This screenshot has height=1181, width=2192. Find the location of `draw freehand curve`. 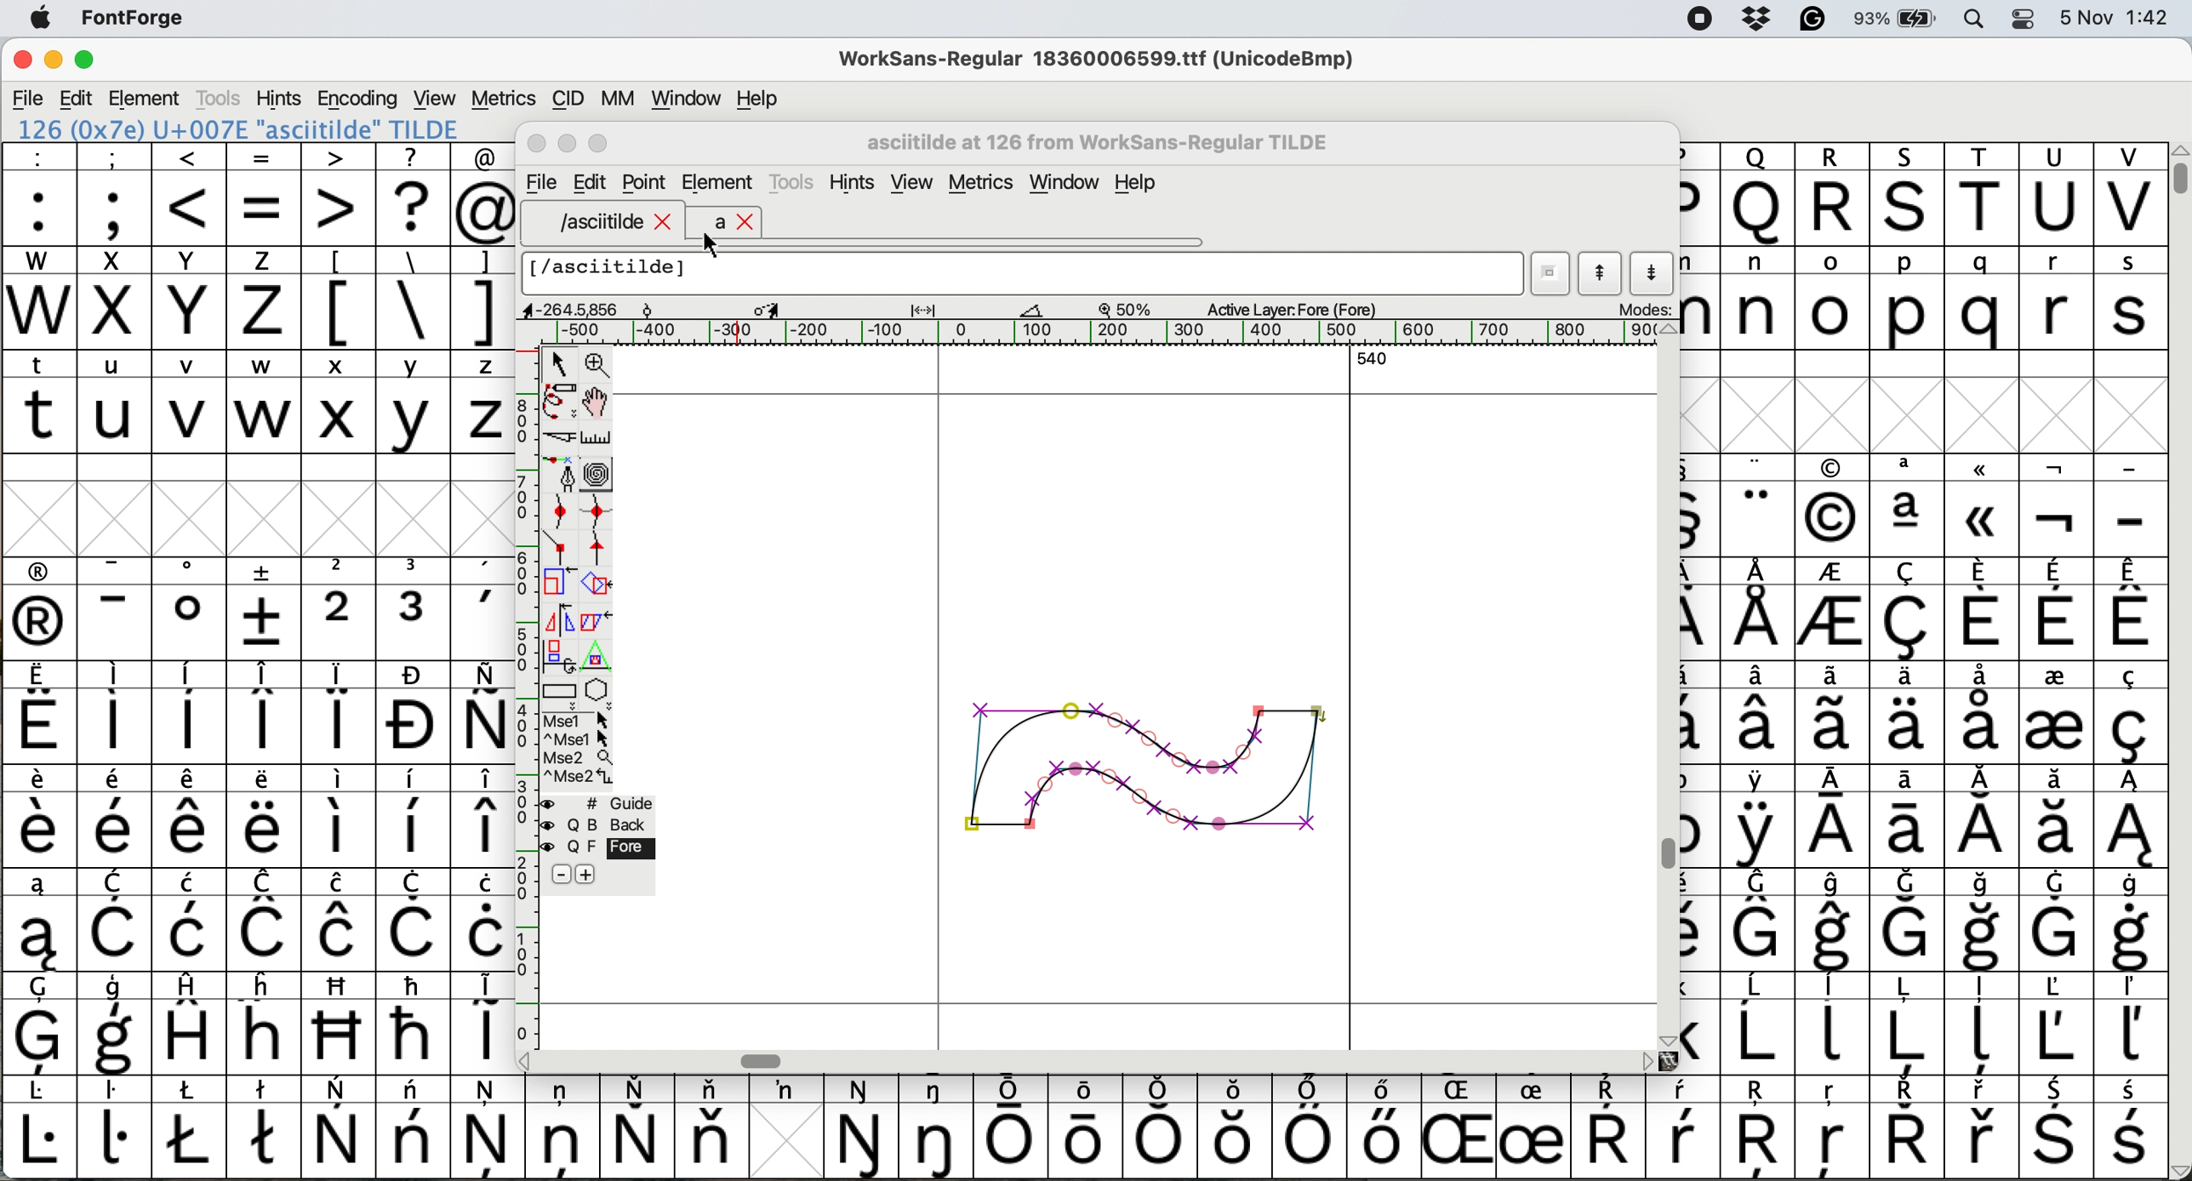

draw freehand curve is located at coordinates (558, 401).